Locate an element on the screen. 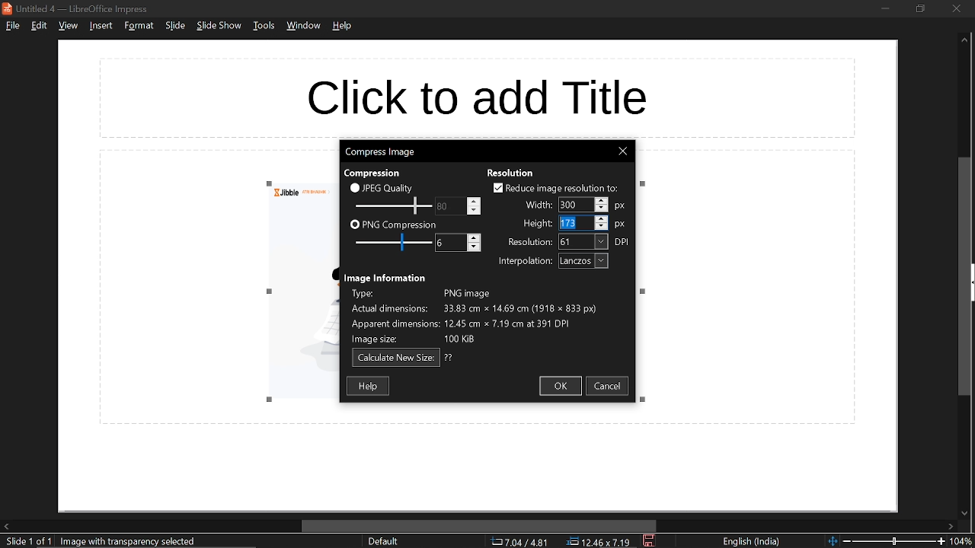 This screenshot has width=975, height=548. help is located at coordinates (343, 29).